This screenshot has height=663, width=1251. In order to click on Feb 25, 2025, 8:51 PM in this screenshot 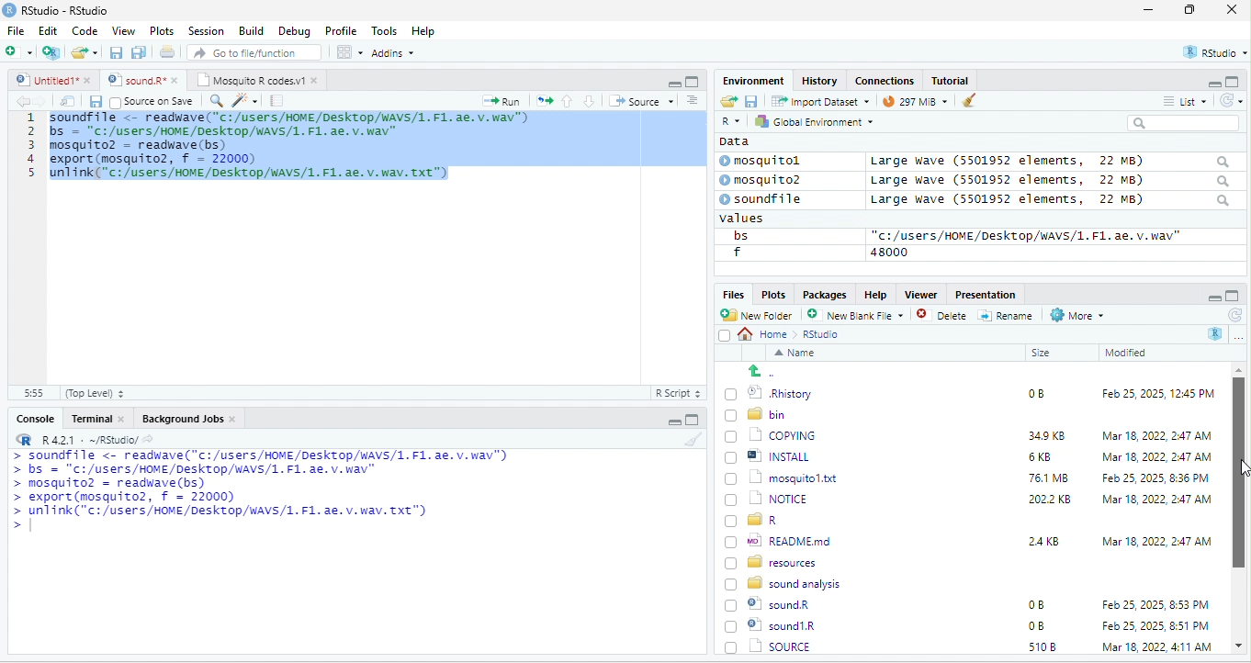, I will do `click(1156, 605)`.